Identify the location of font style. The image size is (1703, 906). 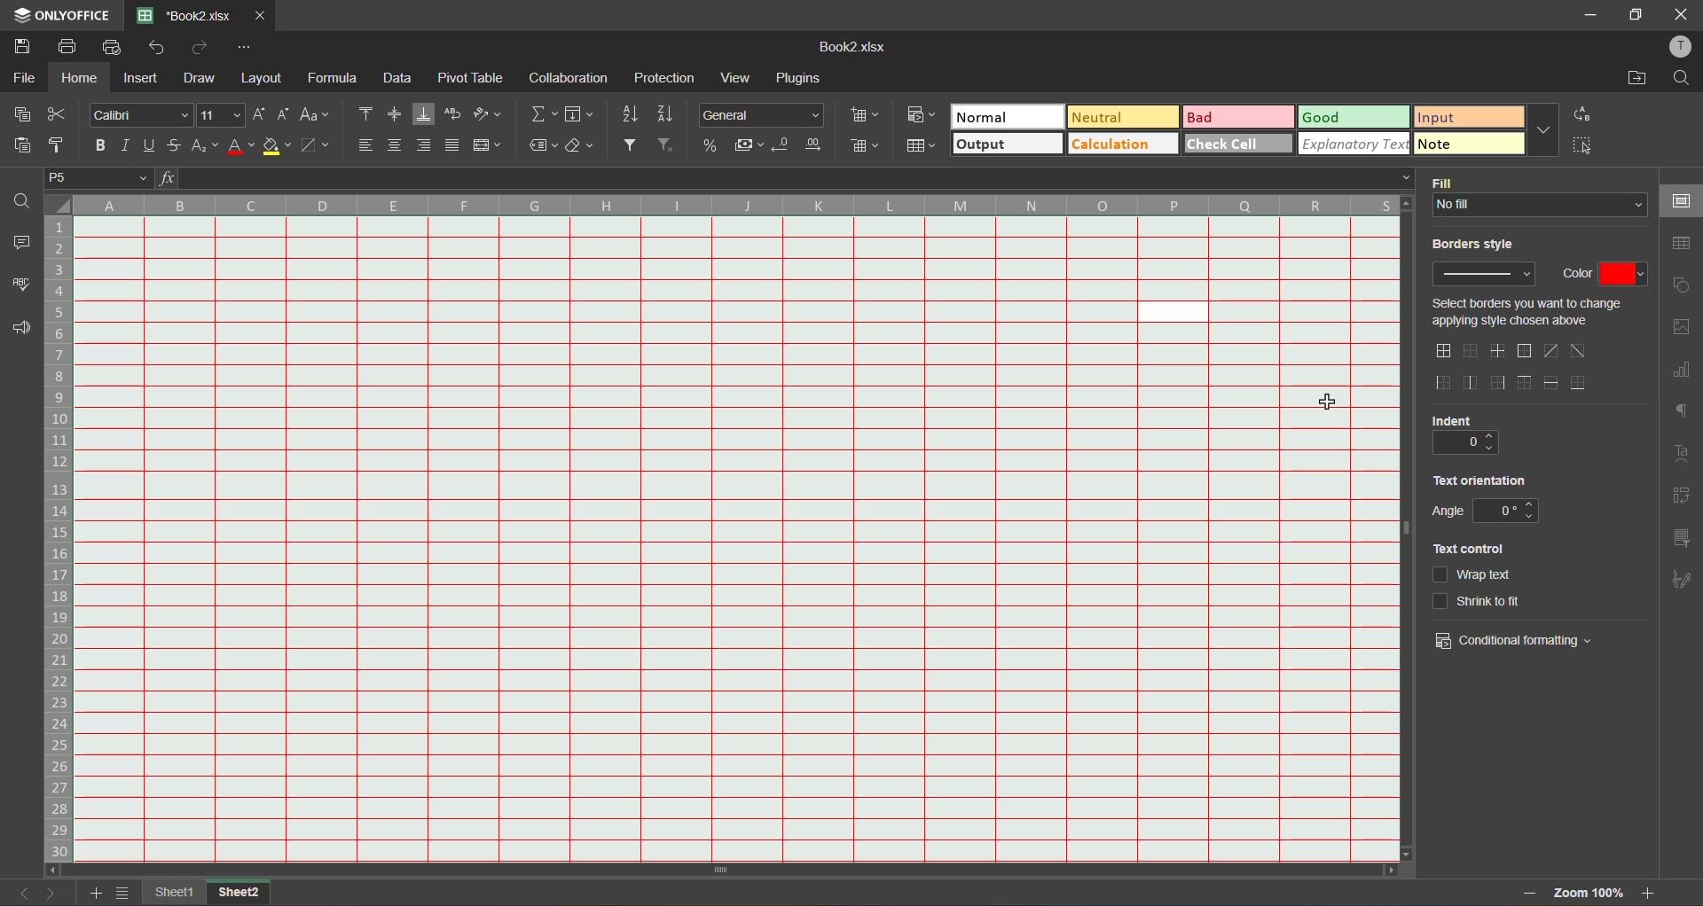
(142, 116).